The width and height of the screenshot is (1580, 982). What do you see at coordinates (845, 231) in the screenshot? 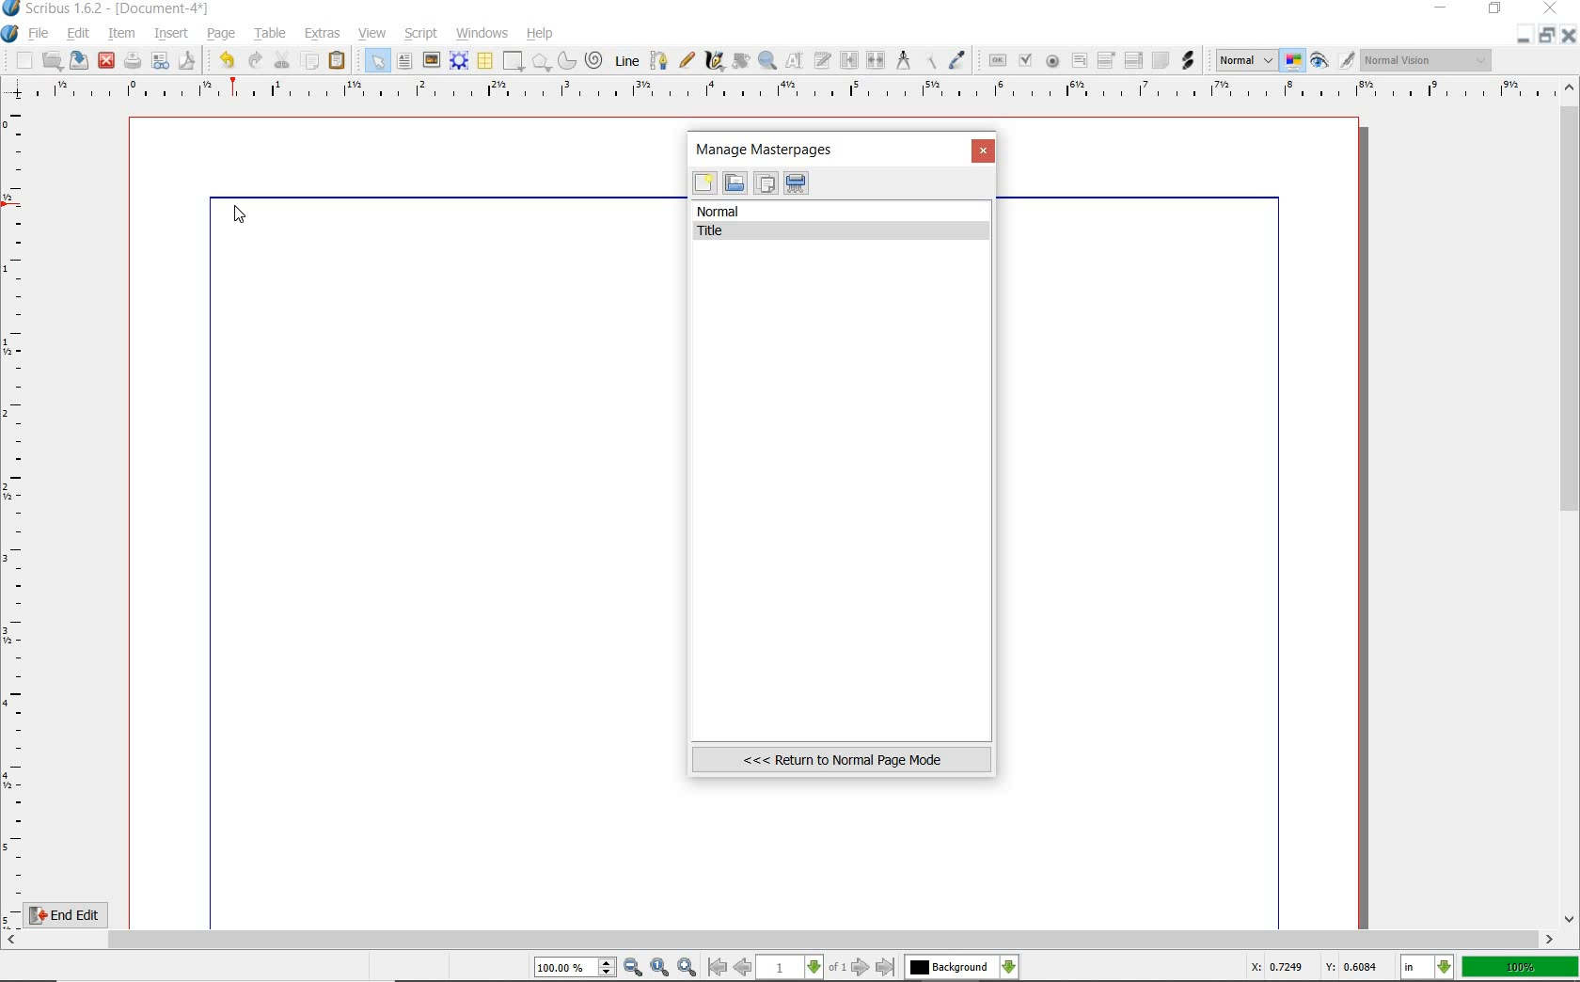
I see `Title` at bounding box center [845, 231].